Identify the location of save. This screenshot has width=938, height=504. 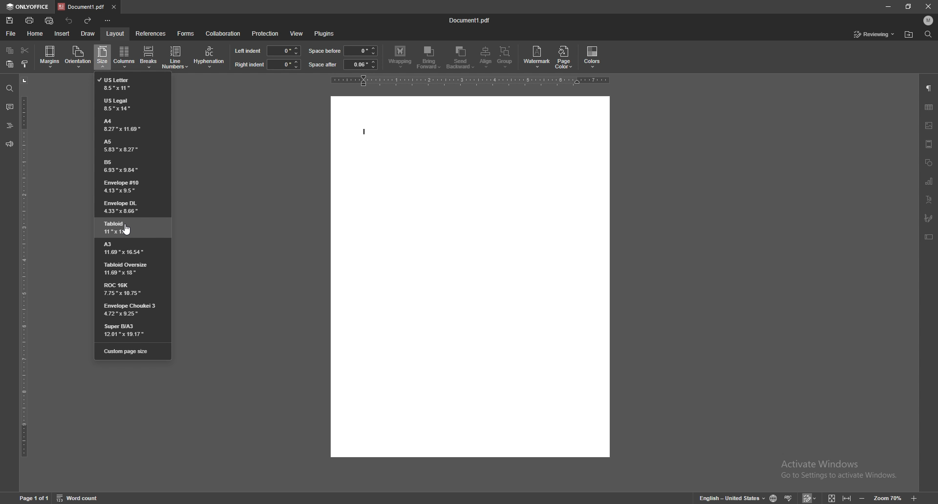
(10, 20).